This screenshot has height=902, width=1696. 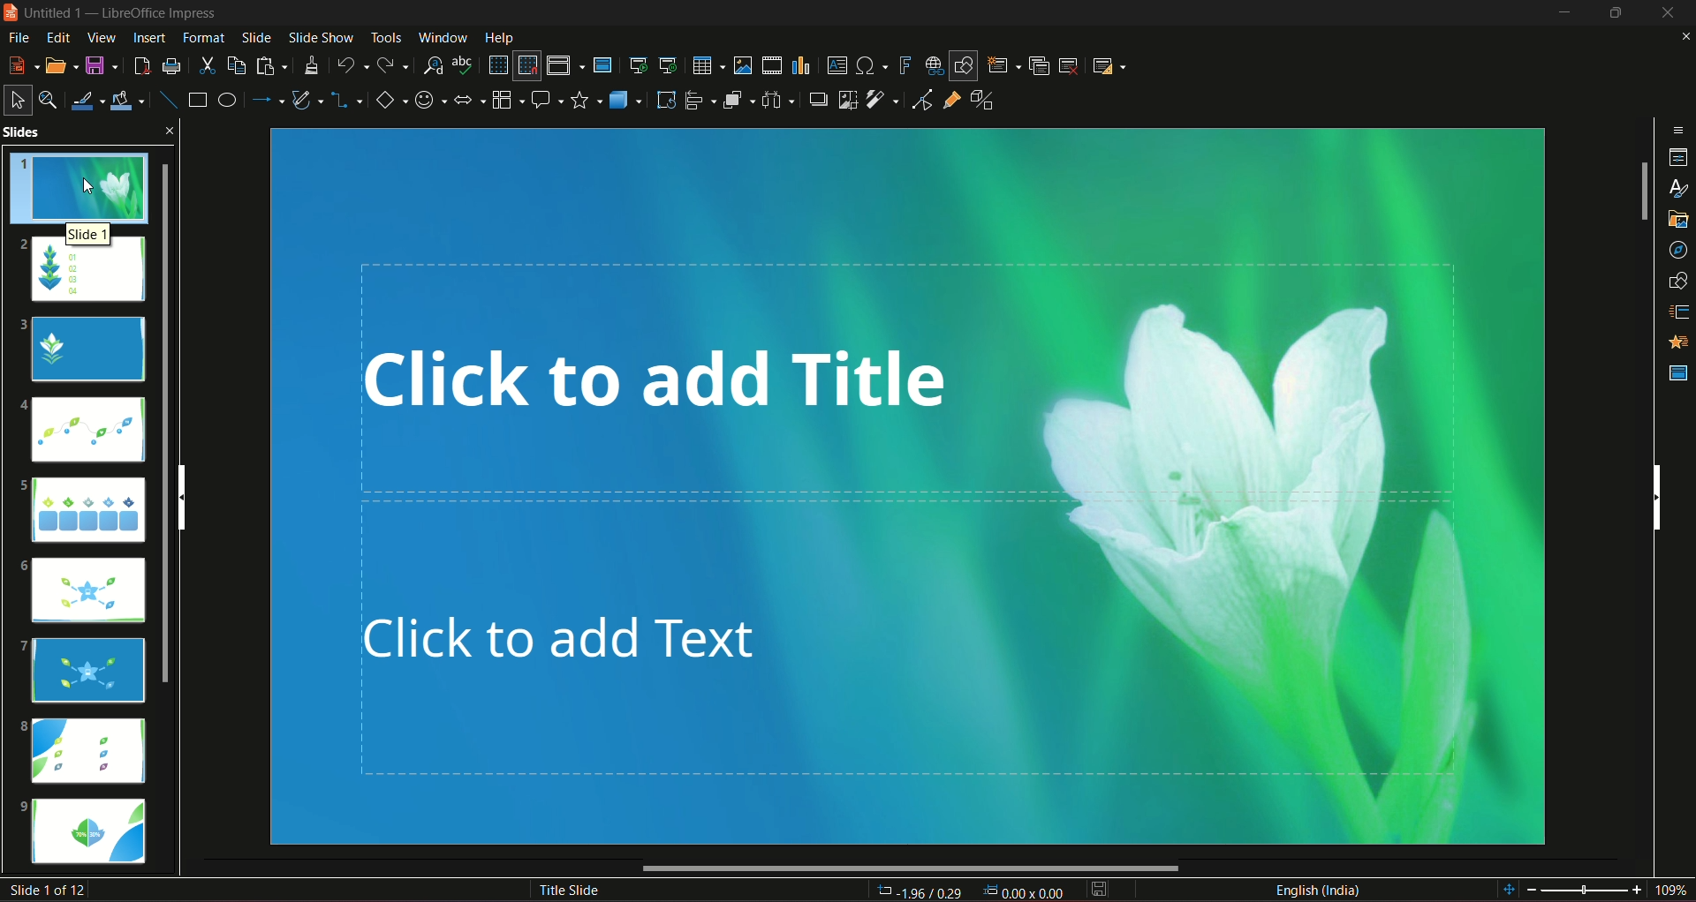 I want to click on toggle point edit, so click(x=920, y=102).